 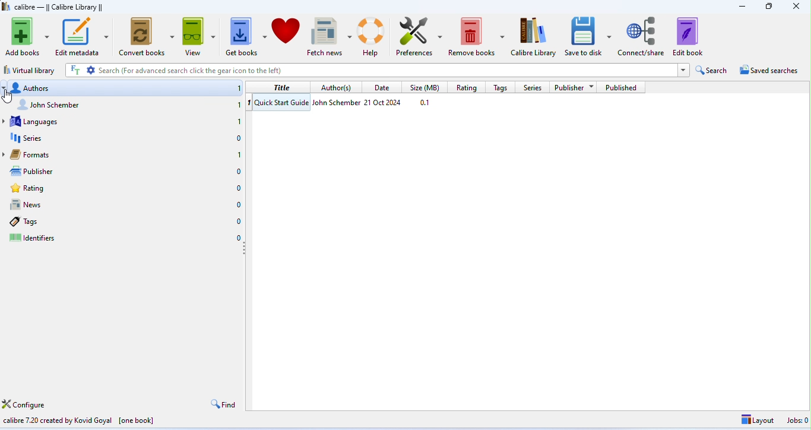 I want to click on publisher, so click(x=128, y=172).